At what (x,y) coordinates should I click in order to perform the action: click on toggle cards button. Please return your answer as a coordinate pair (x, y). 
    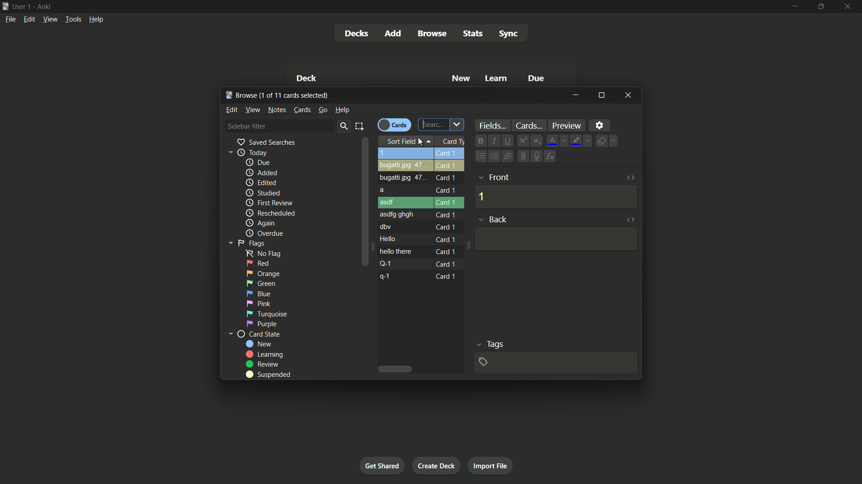
    Looking at the image, I should click on (394, 125).